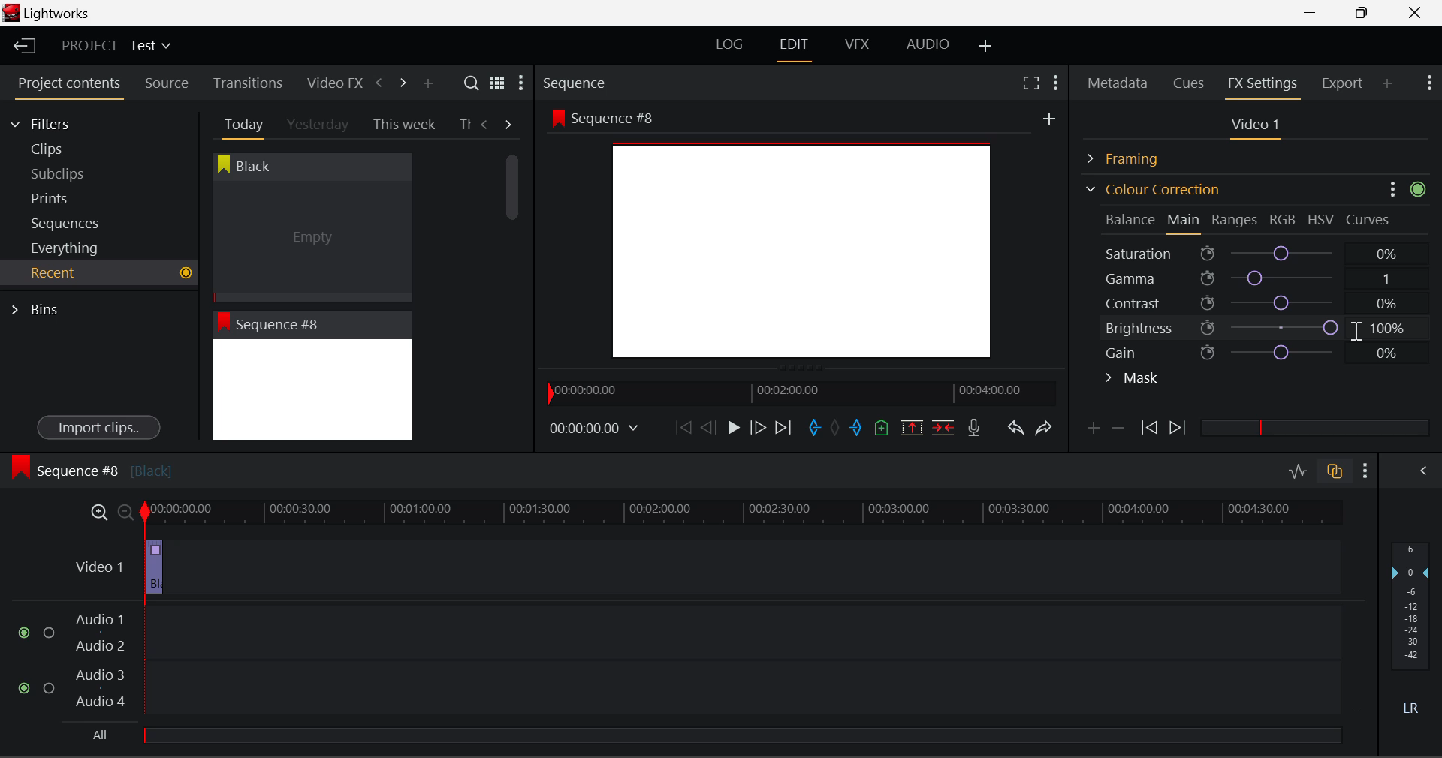 This screenshot has height=758, width=1442. I want to click on Project Title, so click(116, 47).